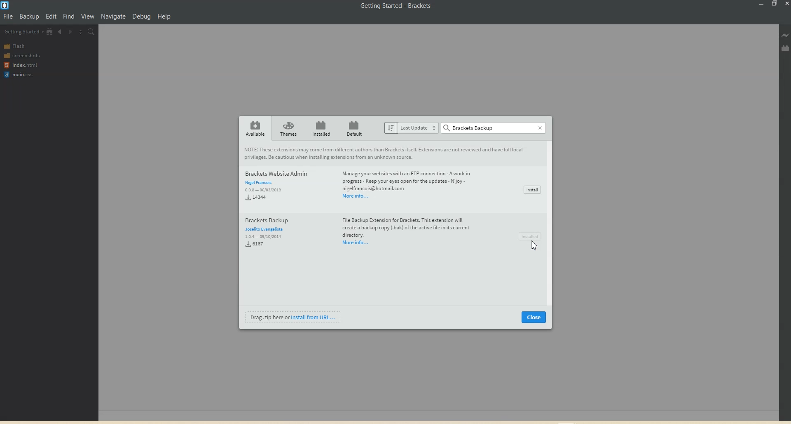 The image size is (791, 424). What do you see at coordinates (552, 224) in the screenshot?
I see `Vertical scroll bar` at bounding box center [552, 224].